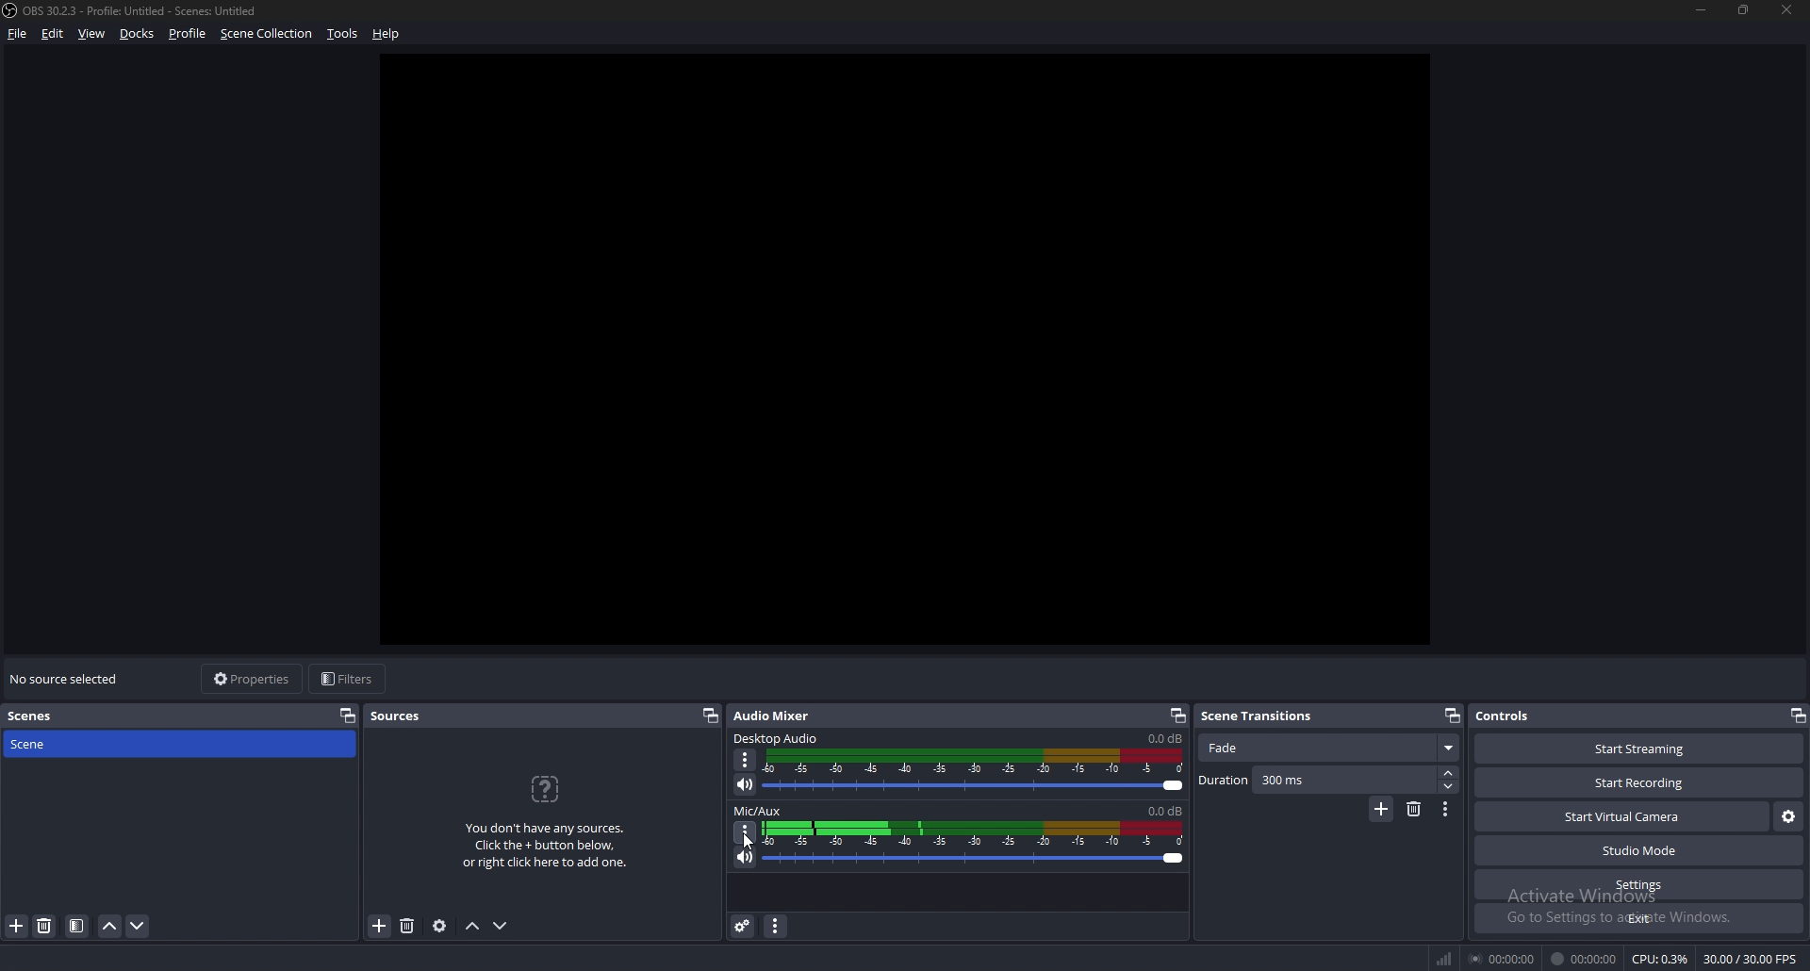  Describe the element at coordinates (1638, 749) in the screenshot. I see `start streaming` at that location.